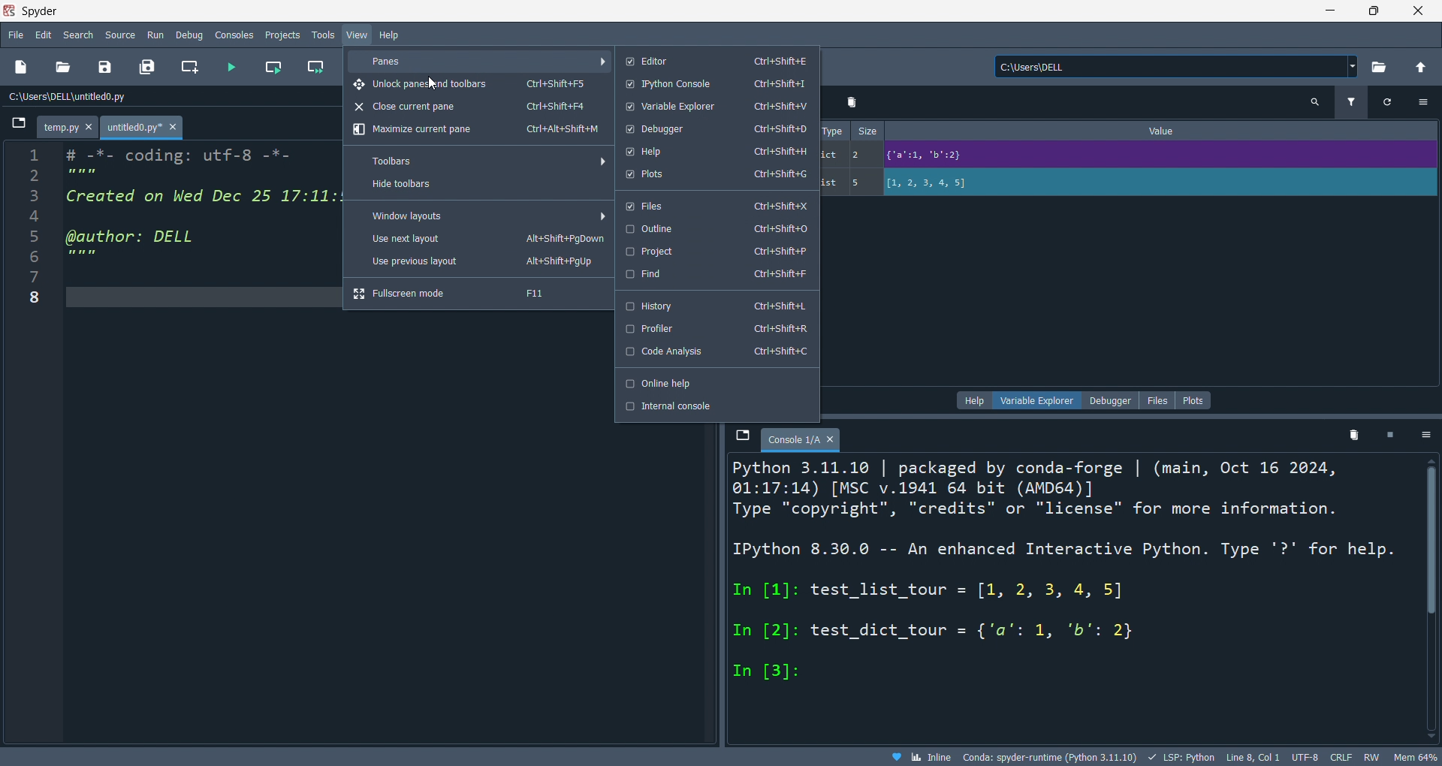 The height and width of the screenshot is (766, 1442). What do you see at coordinates (188, 68) in the screenshot?
I see `new cell` at bounding box center [188, 68].